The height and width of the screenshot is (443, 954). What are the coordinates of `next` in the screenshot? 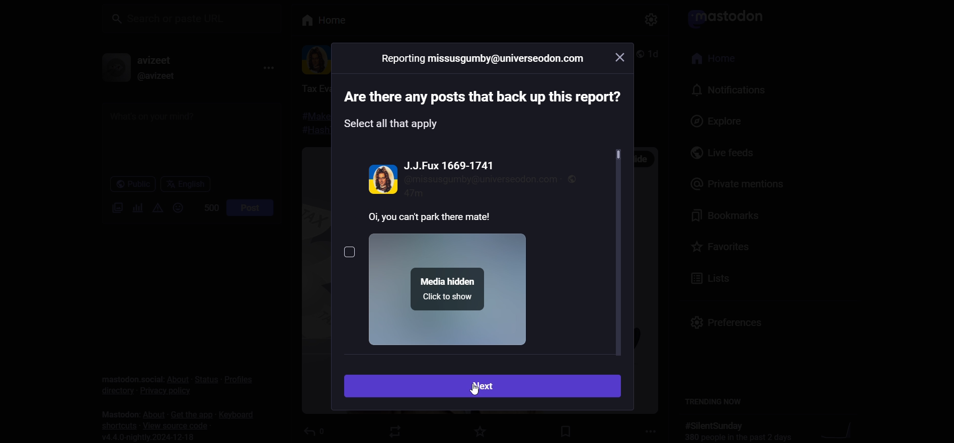 It's located at (484, 386).